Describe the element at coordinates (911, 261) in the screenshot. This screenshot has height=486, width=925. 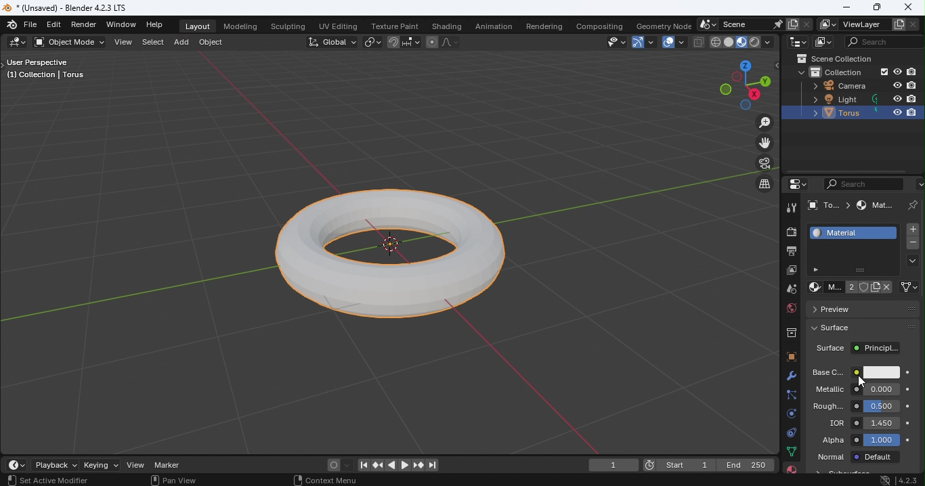
I see `Material specials` at that location.